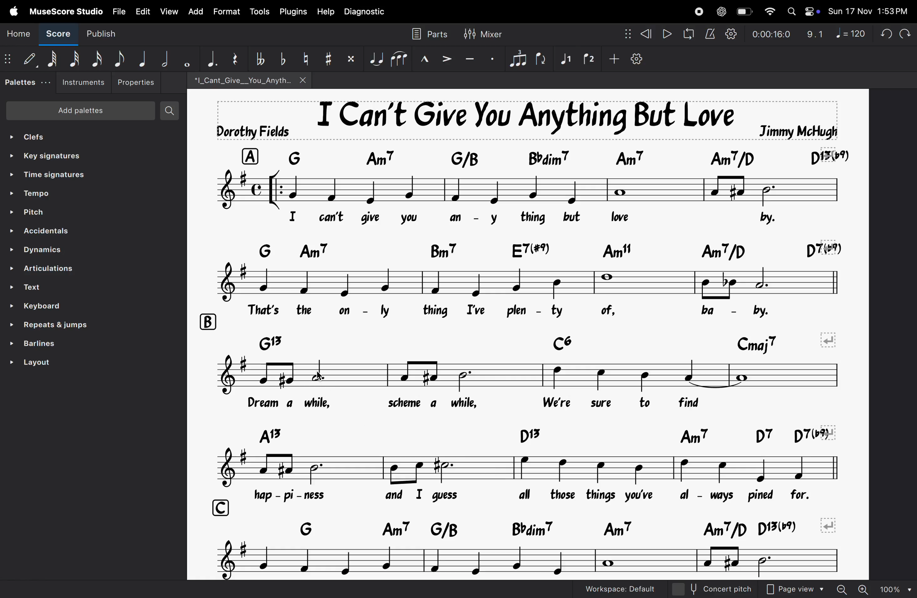 The width and height of the screenshot is (917, 598). Describe the element at coordinates (225, 12) in the screenshot. I see `Format` at that location.